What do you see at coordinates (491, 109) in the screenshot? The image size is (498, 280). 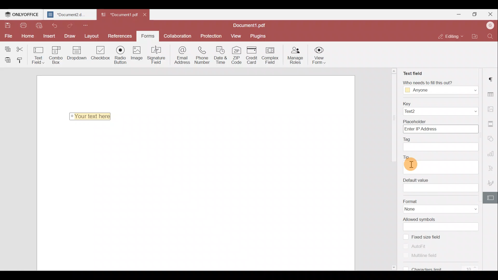 I see `Image settings` at bounding box center [491, 109].